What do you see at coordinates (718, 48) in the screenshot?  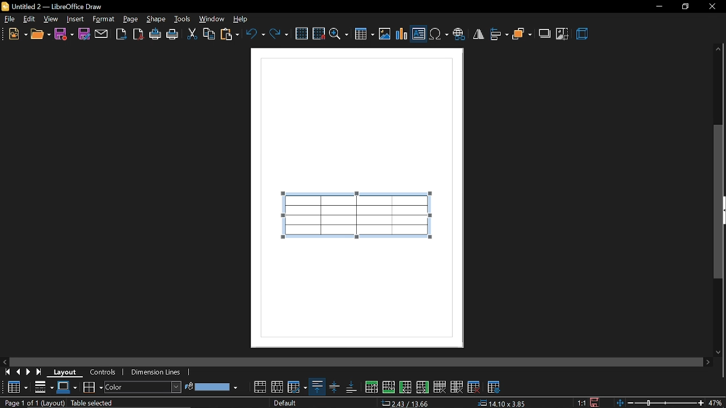 I see `Move up` at bounding box center [718, 48].